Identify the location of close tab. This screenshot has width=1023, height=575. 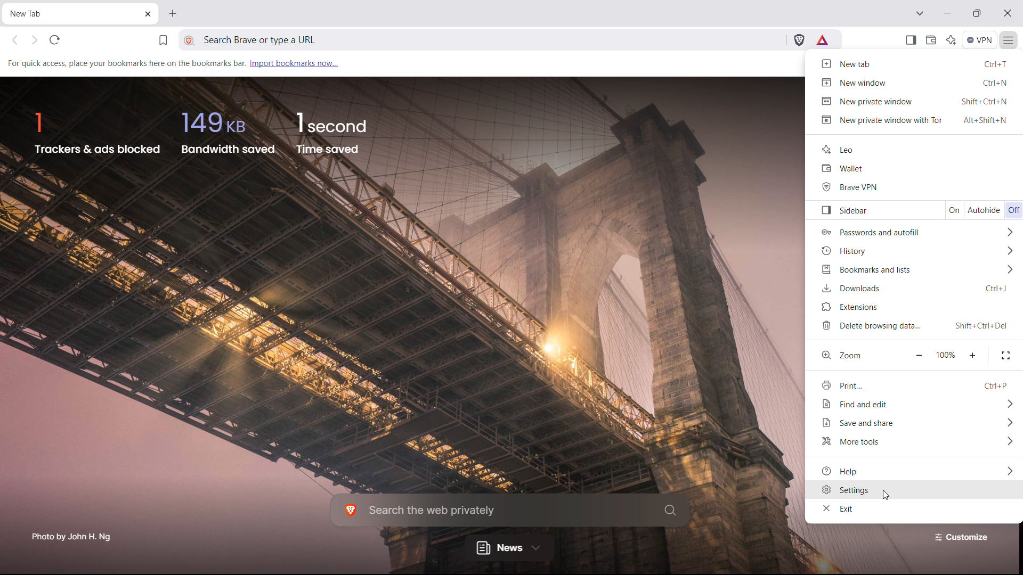
(148, 15).